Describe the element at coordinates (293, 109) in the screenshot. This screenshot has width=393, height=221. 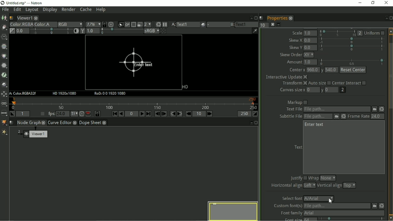
I see `text file` at that location.